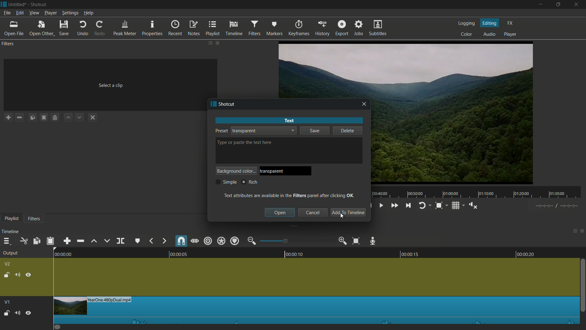  What do you see at coordinates (455, 205) in the screenshot?
I see `toggle grid` at bounding box center [455, 205].